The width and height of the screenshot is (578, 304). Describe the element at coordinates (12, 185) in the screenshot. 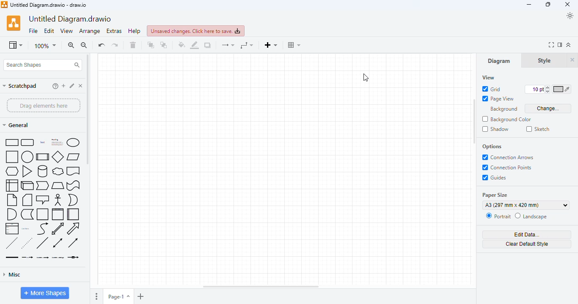

I see `internal storage` at that location.